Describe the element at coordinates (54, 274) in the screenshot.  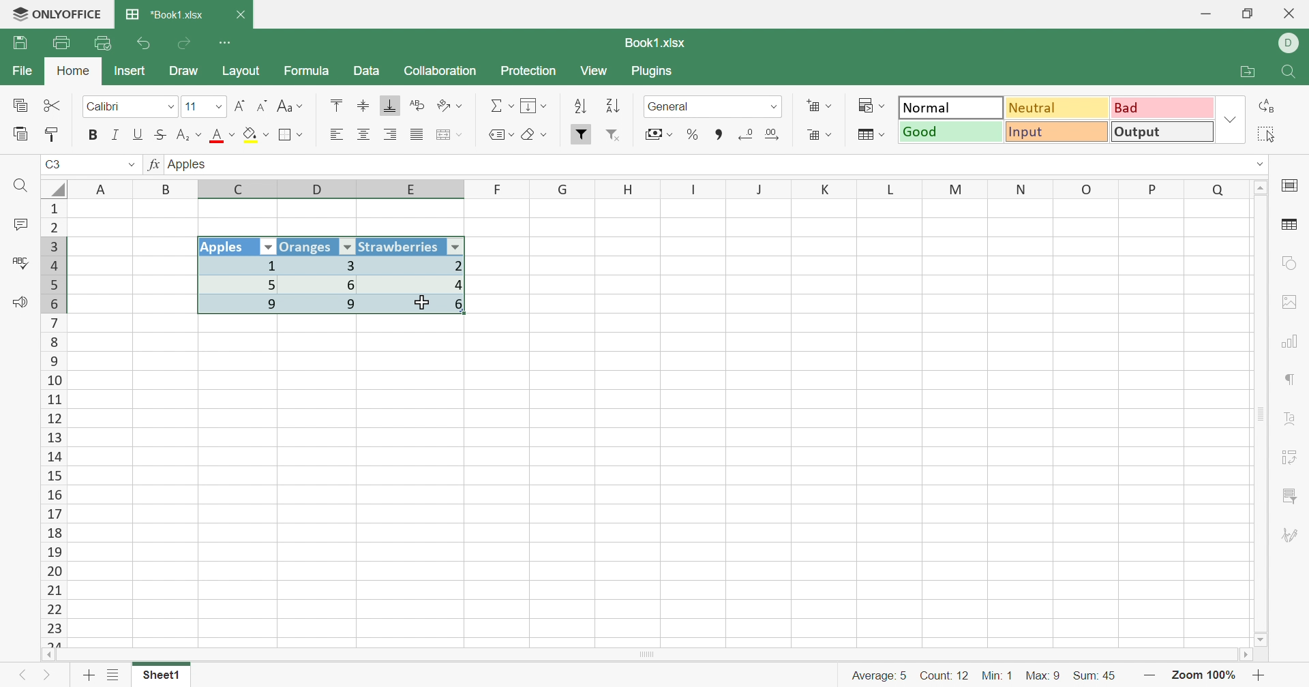
I see `Row numbers 3, 4, 5, 6 and 7 highlighted` at that location.